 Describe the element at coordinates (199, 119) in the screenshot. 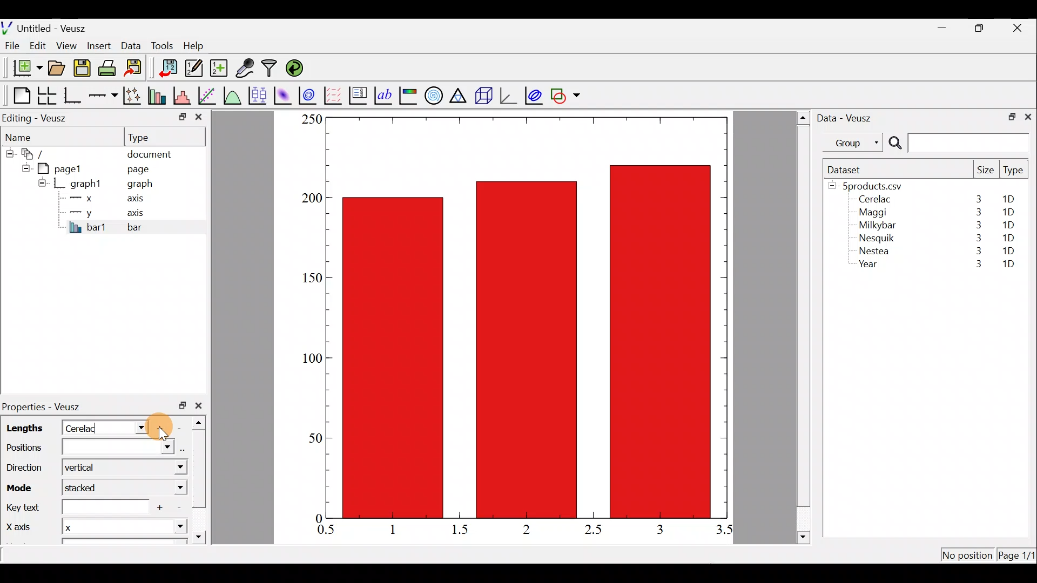

I see `close` at that location.